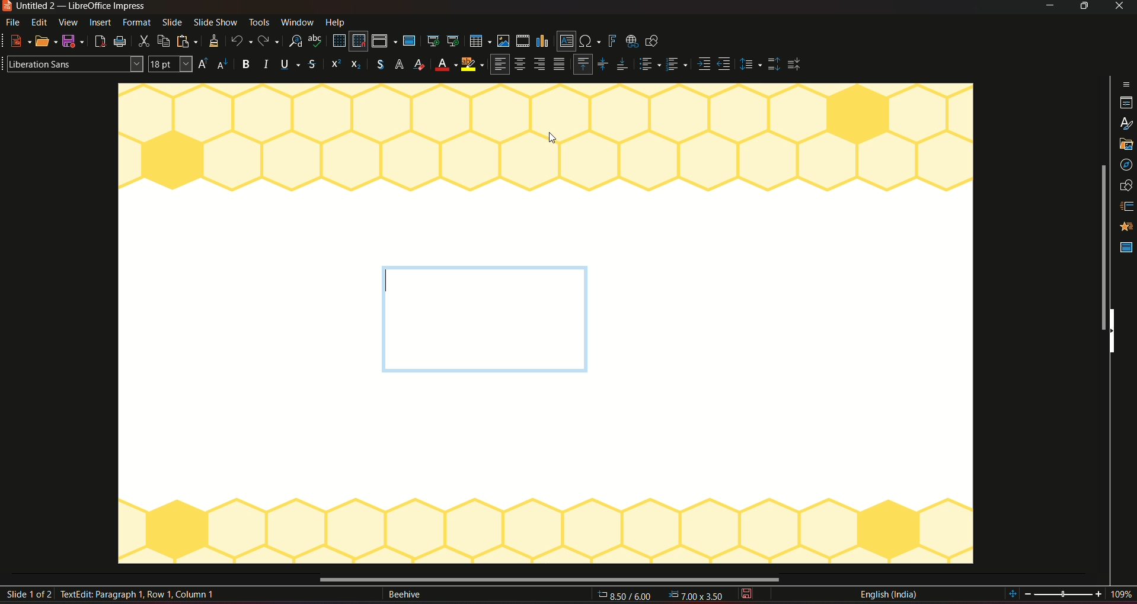 This screenshot has width=1137, height=604. I want to click on clone formatting, so click(212, 41).